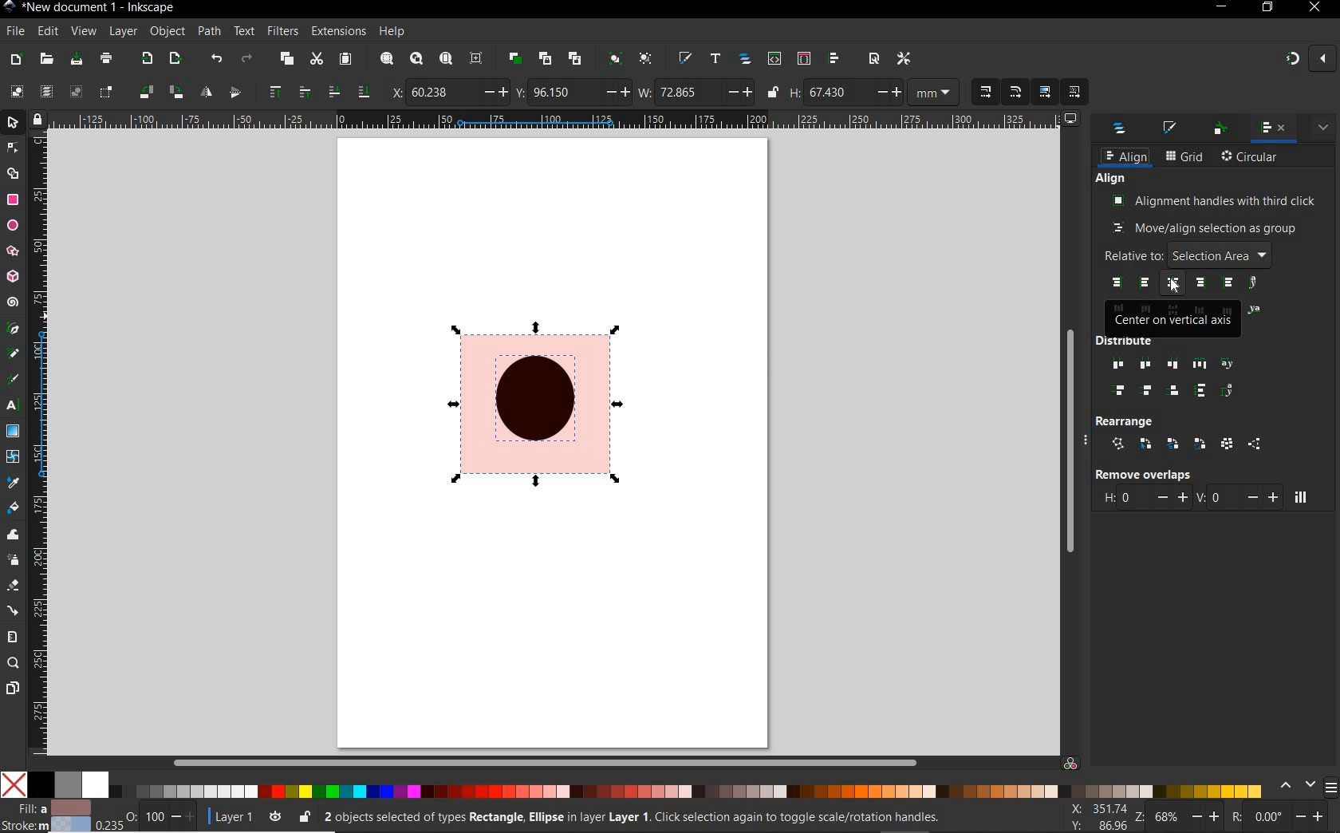  I want to click on EVEN VERTICAL CENTERS, so click(1148, 392).